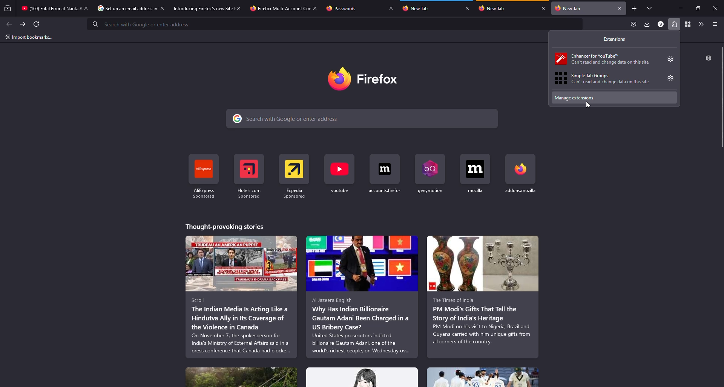 Image resolution: width=724 pixels, height=387 pixels. I want to click on shortcut, so click(252, 175).